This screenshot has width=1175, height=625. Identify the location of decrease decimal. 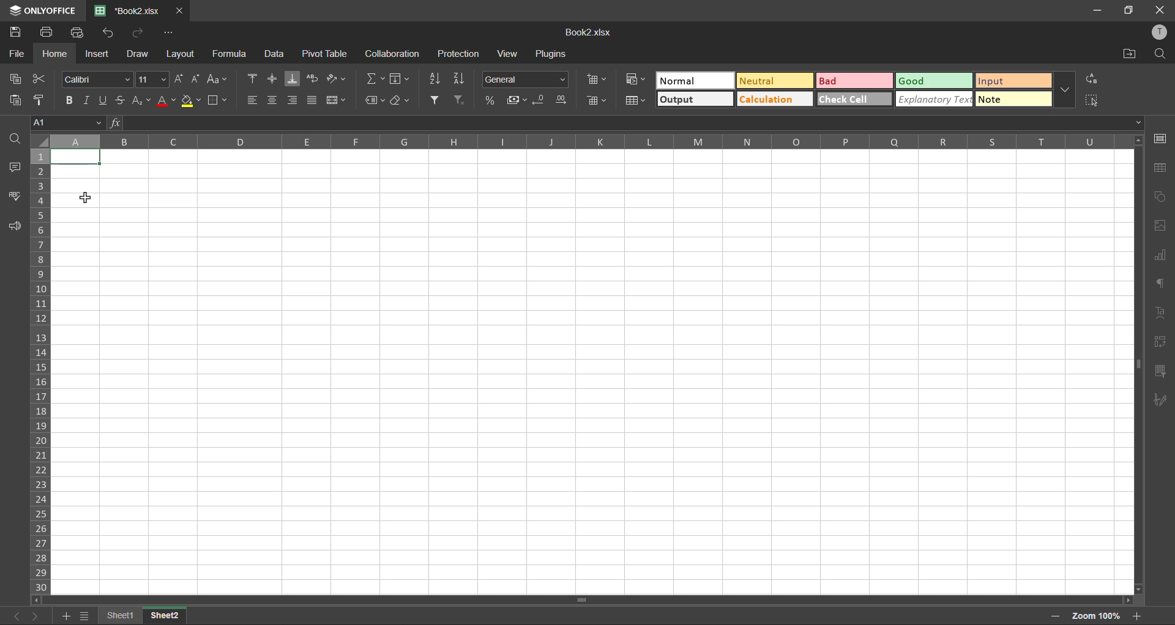
(543, 100).